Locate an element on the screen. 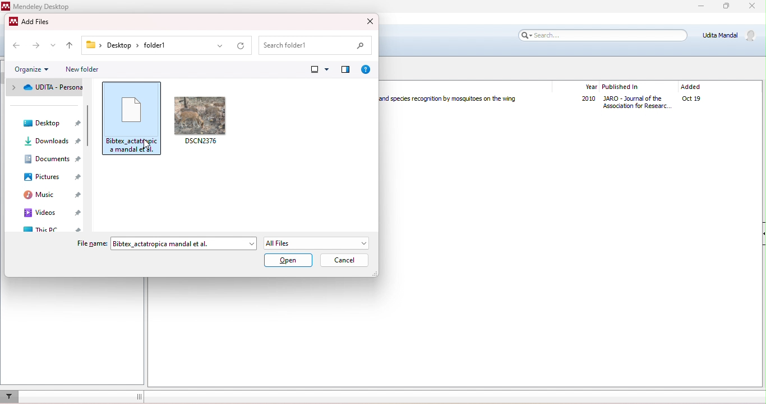  Journal of Association for Research in Otolaryngology The is located at coordinates (637, 102).